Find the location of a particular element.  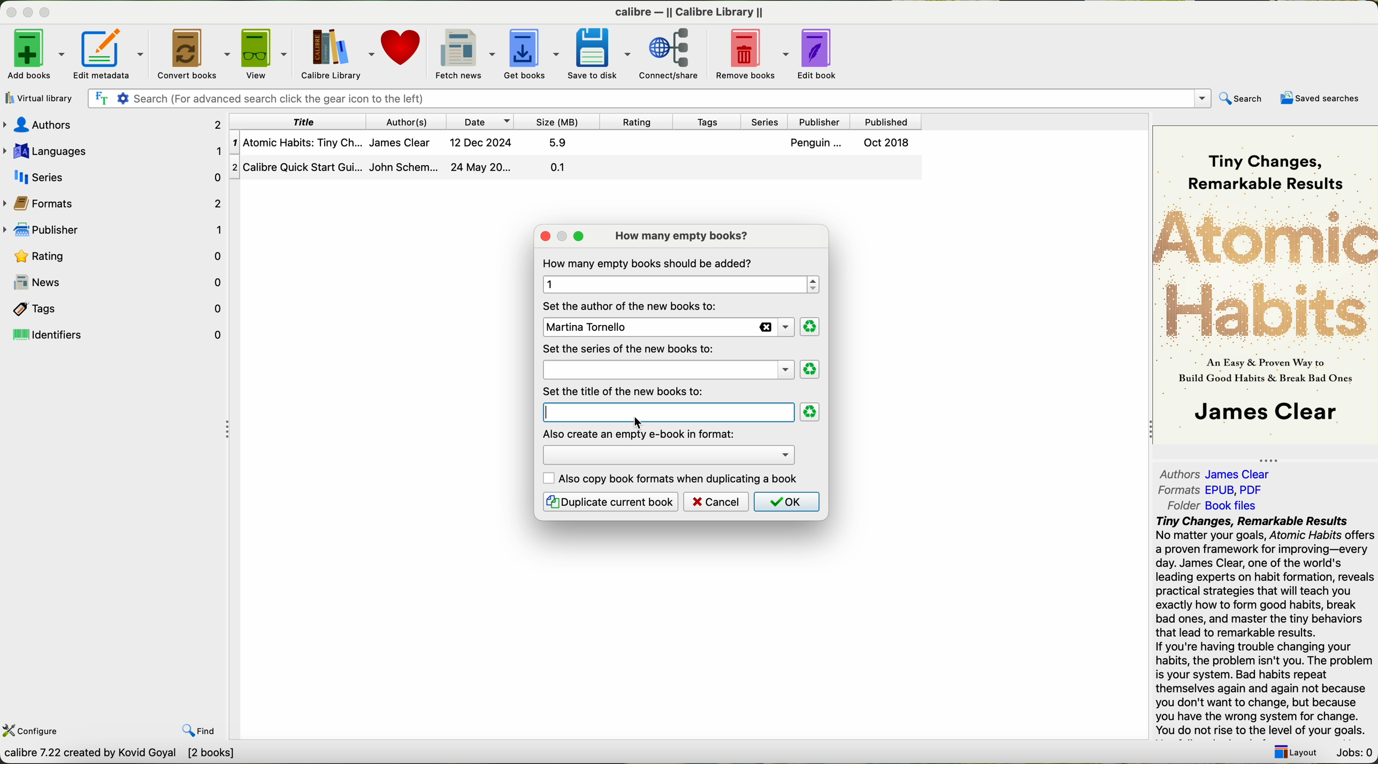

close program is located at coordinates (9, 9).